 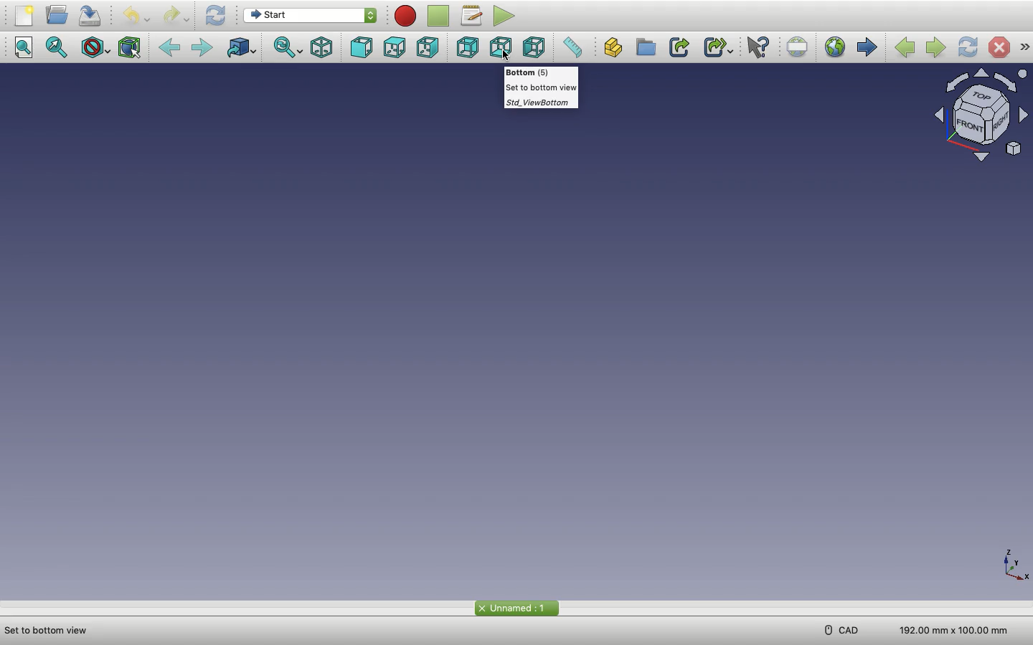 I want to click on Right, so click(x=429, y=47).